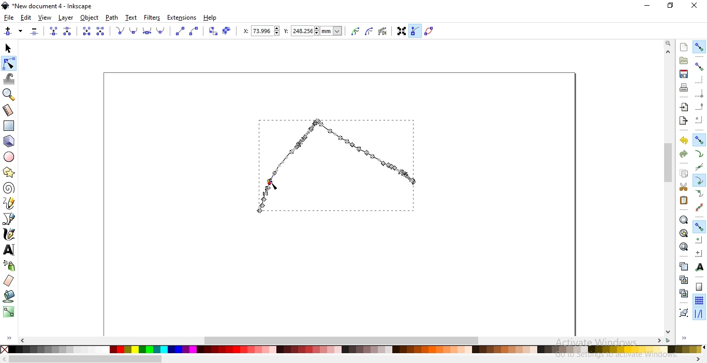  Describe the element at coordinates (343, 339) in the screenshot. I see `scrollbar` at that location.